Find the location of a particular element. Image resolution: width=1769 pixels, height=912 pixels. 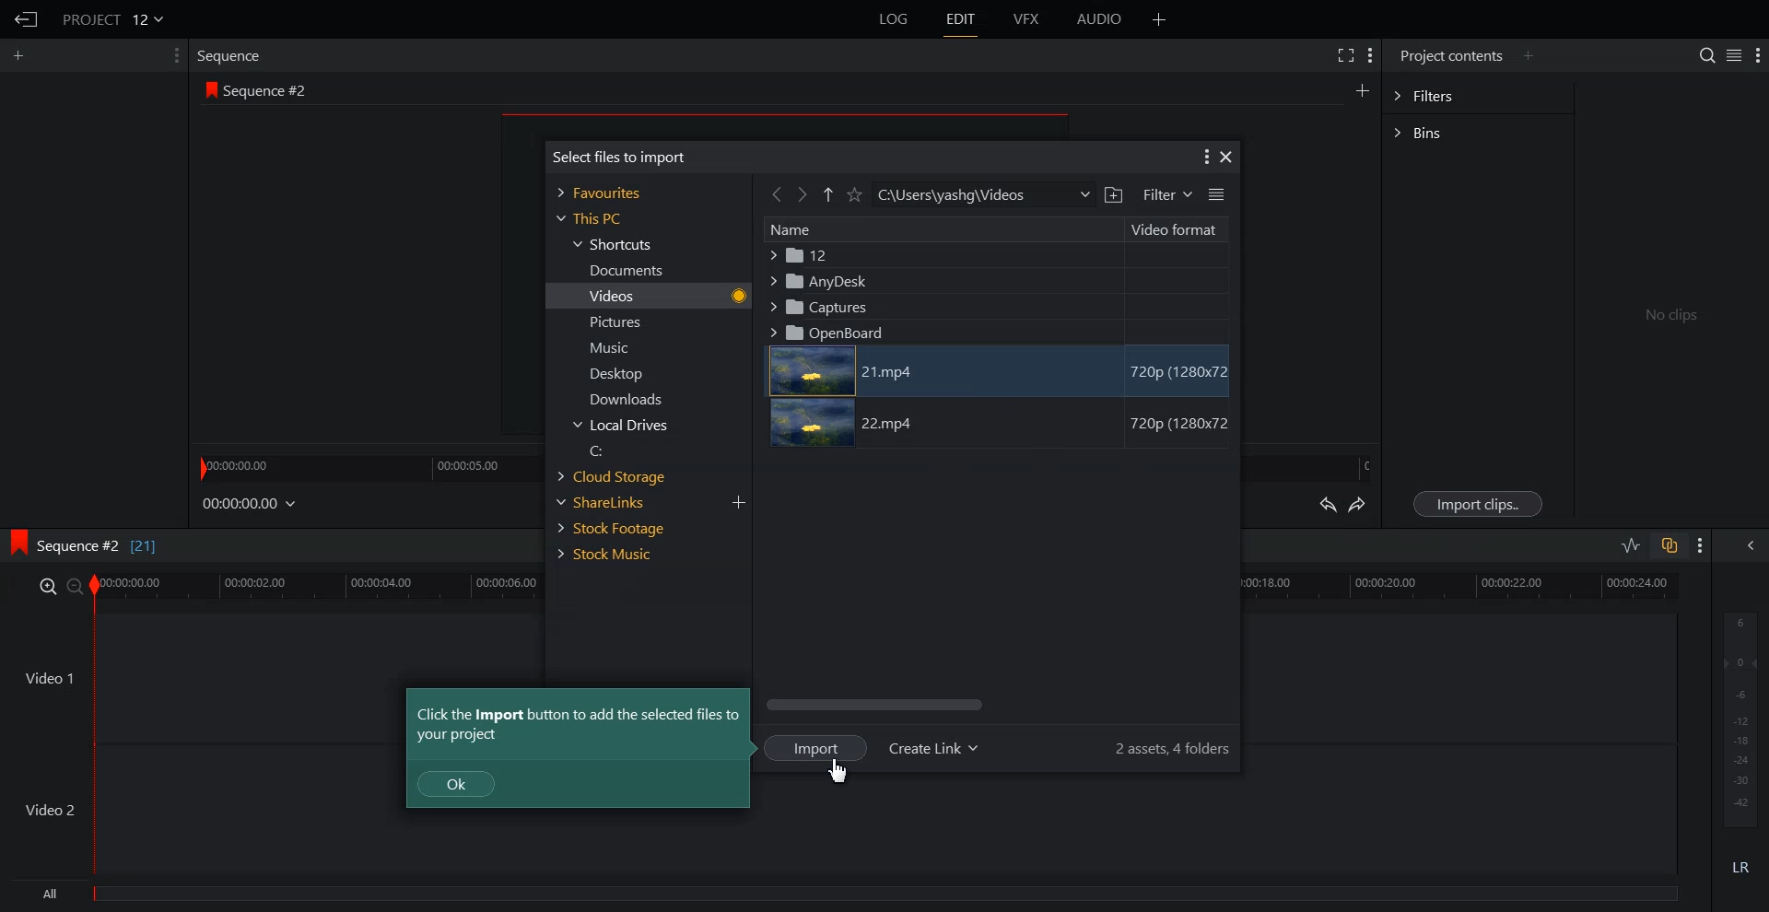

Filters is located at coordinates (1478, 97).